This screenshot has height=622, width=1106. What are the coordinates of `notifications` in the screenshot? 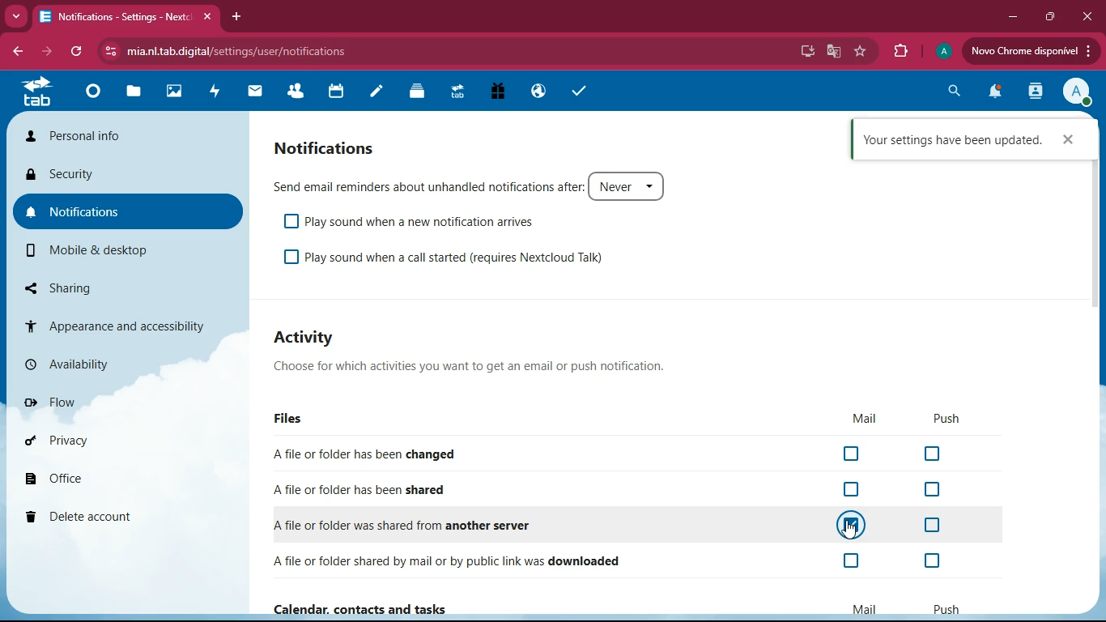 It's located at (324, 148).